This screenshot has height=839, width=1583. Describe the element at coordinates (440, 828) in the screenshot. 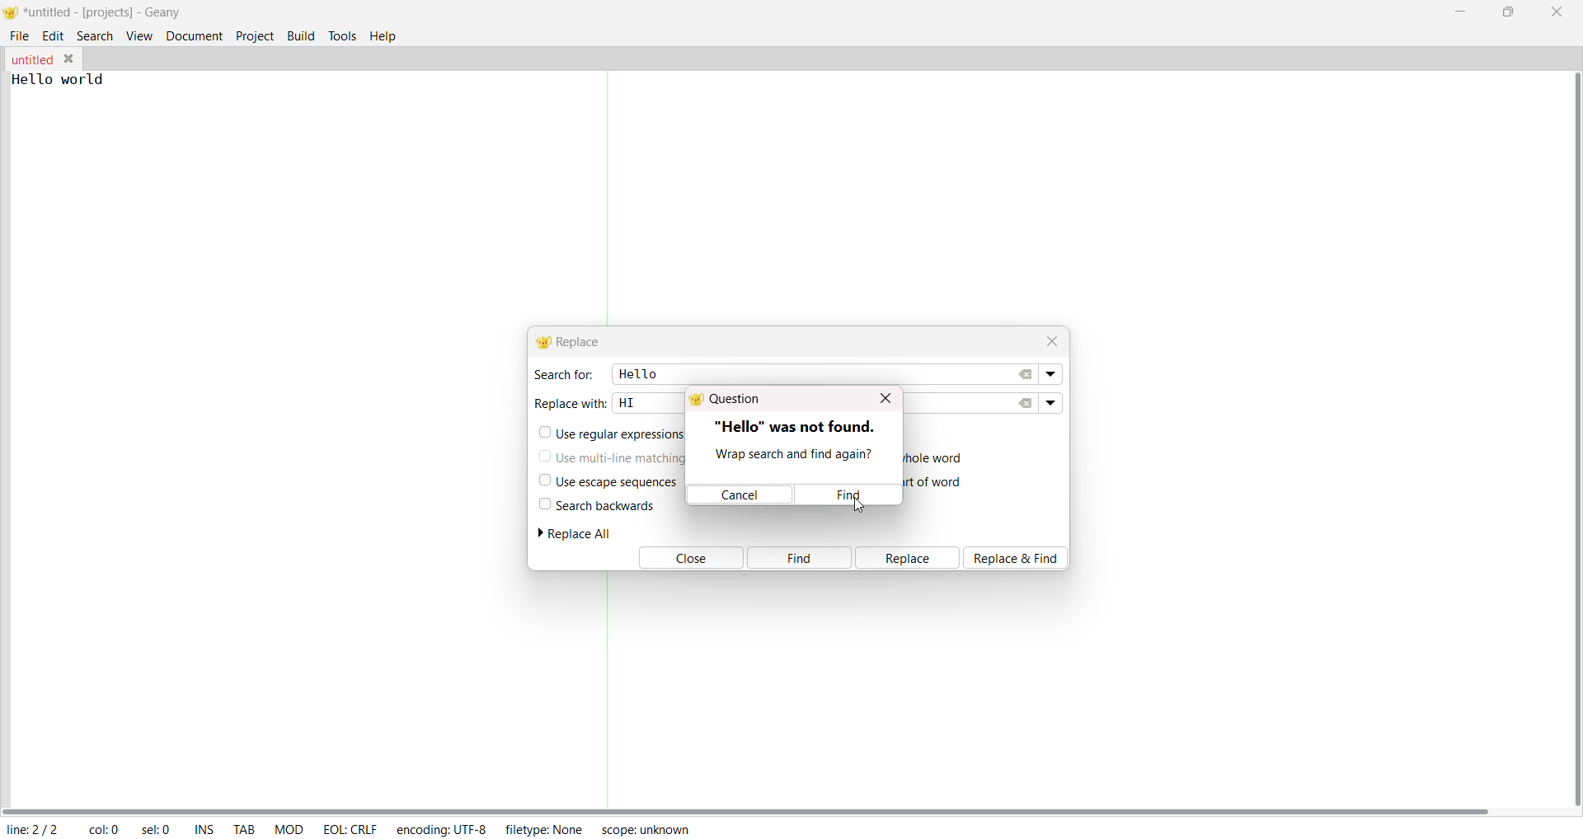

I see `encoding: UTF-8` at that location.